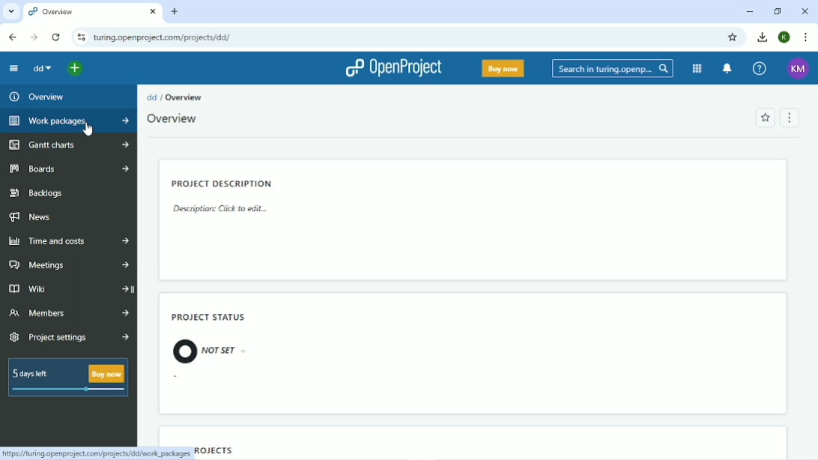 This screenshot has height=460, width=818. What do you see at coordinates (41, 96) in the screenshot?
I see `Overview` at bounding box center [41, 96].